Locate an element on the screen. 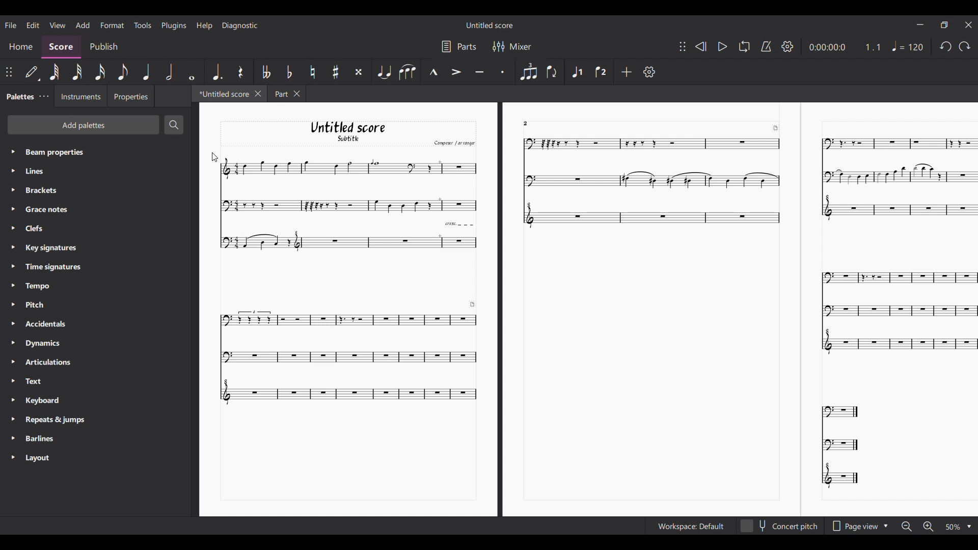 The width and height of the screenshot is (978, 550).  is located at coordinates (14, 422).